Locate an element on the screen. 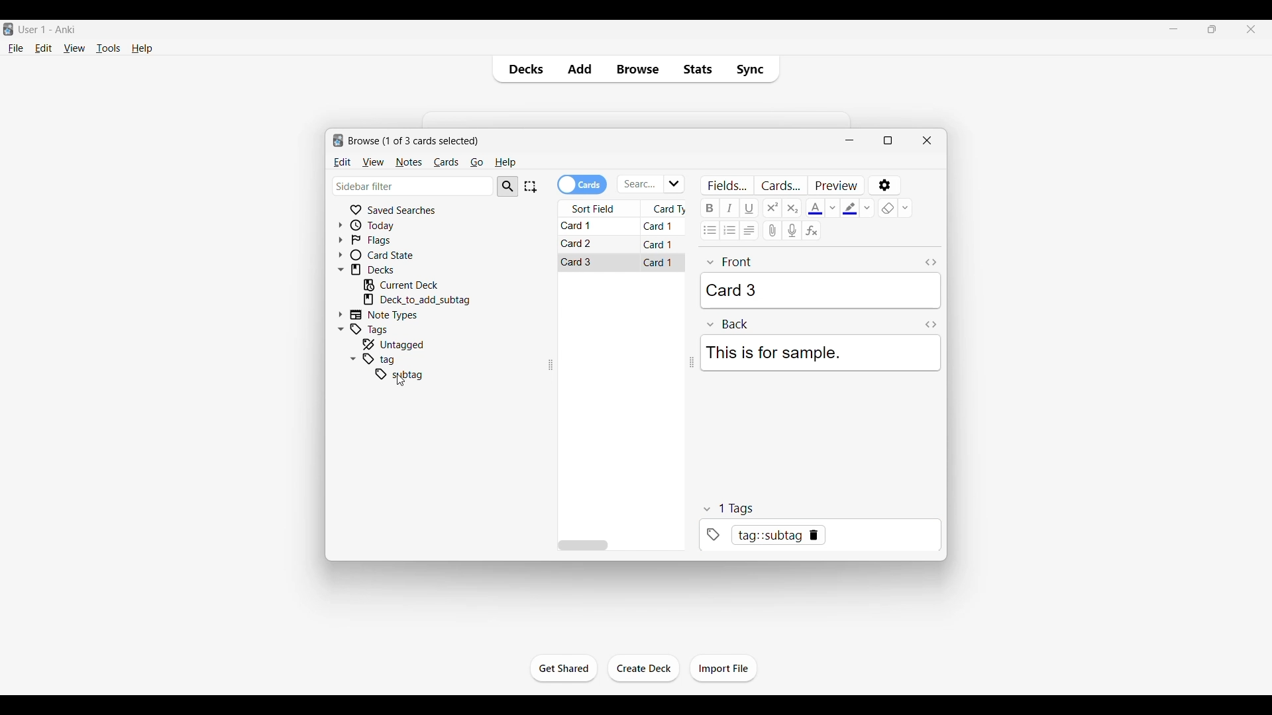 This screenshot has height=715, width=1272. Notes menu is located at coordinates (409, 163).